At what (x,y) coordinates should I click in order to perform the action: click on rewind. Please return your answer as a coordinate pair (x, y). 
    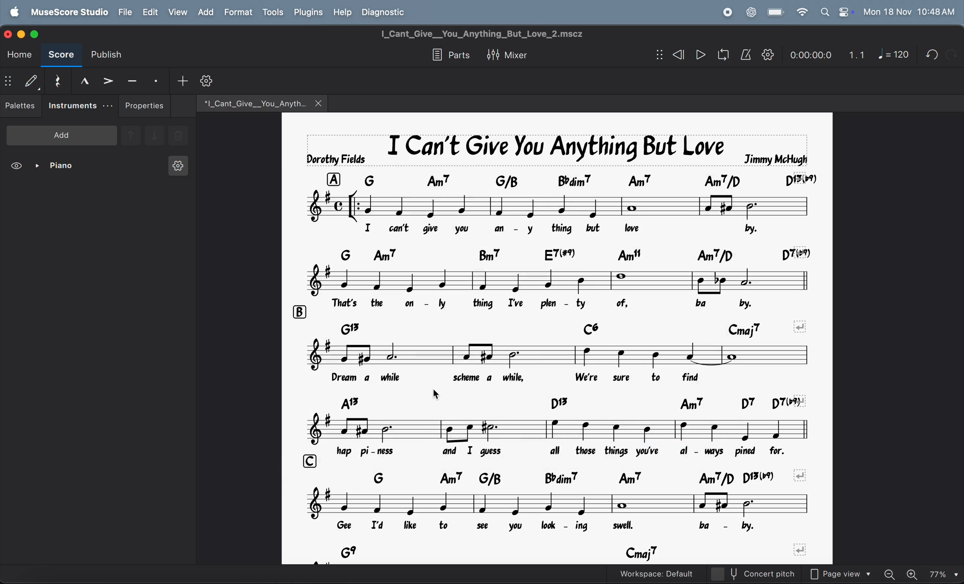
    Looking at the image, I should click on (677, 55).